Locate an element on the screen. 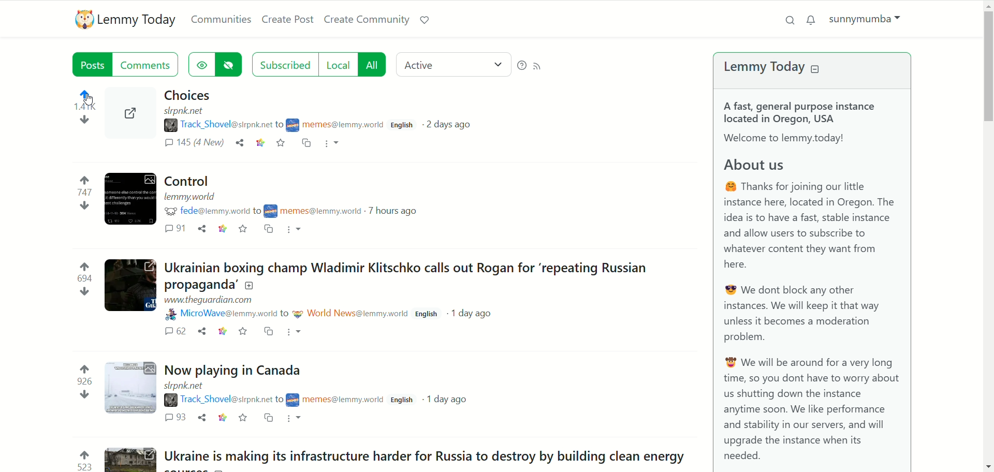  down vote is located at coordinates (83, 207).